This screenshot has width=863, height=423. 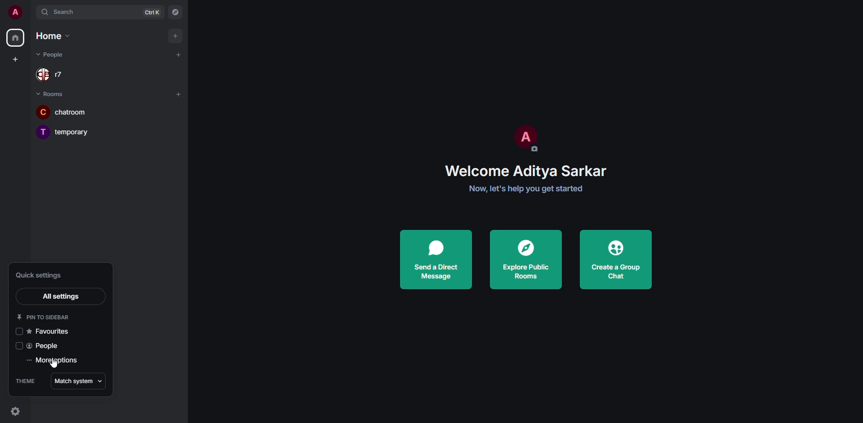 What do you see at coordinates (525, 137) in the screenshot?
I see `profile pic` at bounding box center [525, 137].